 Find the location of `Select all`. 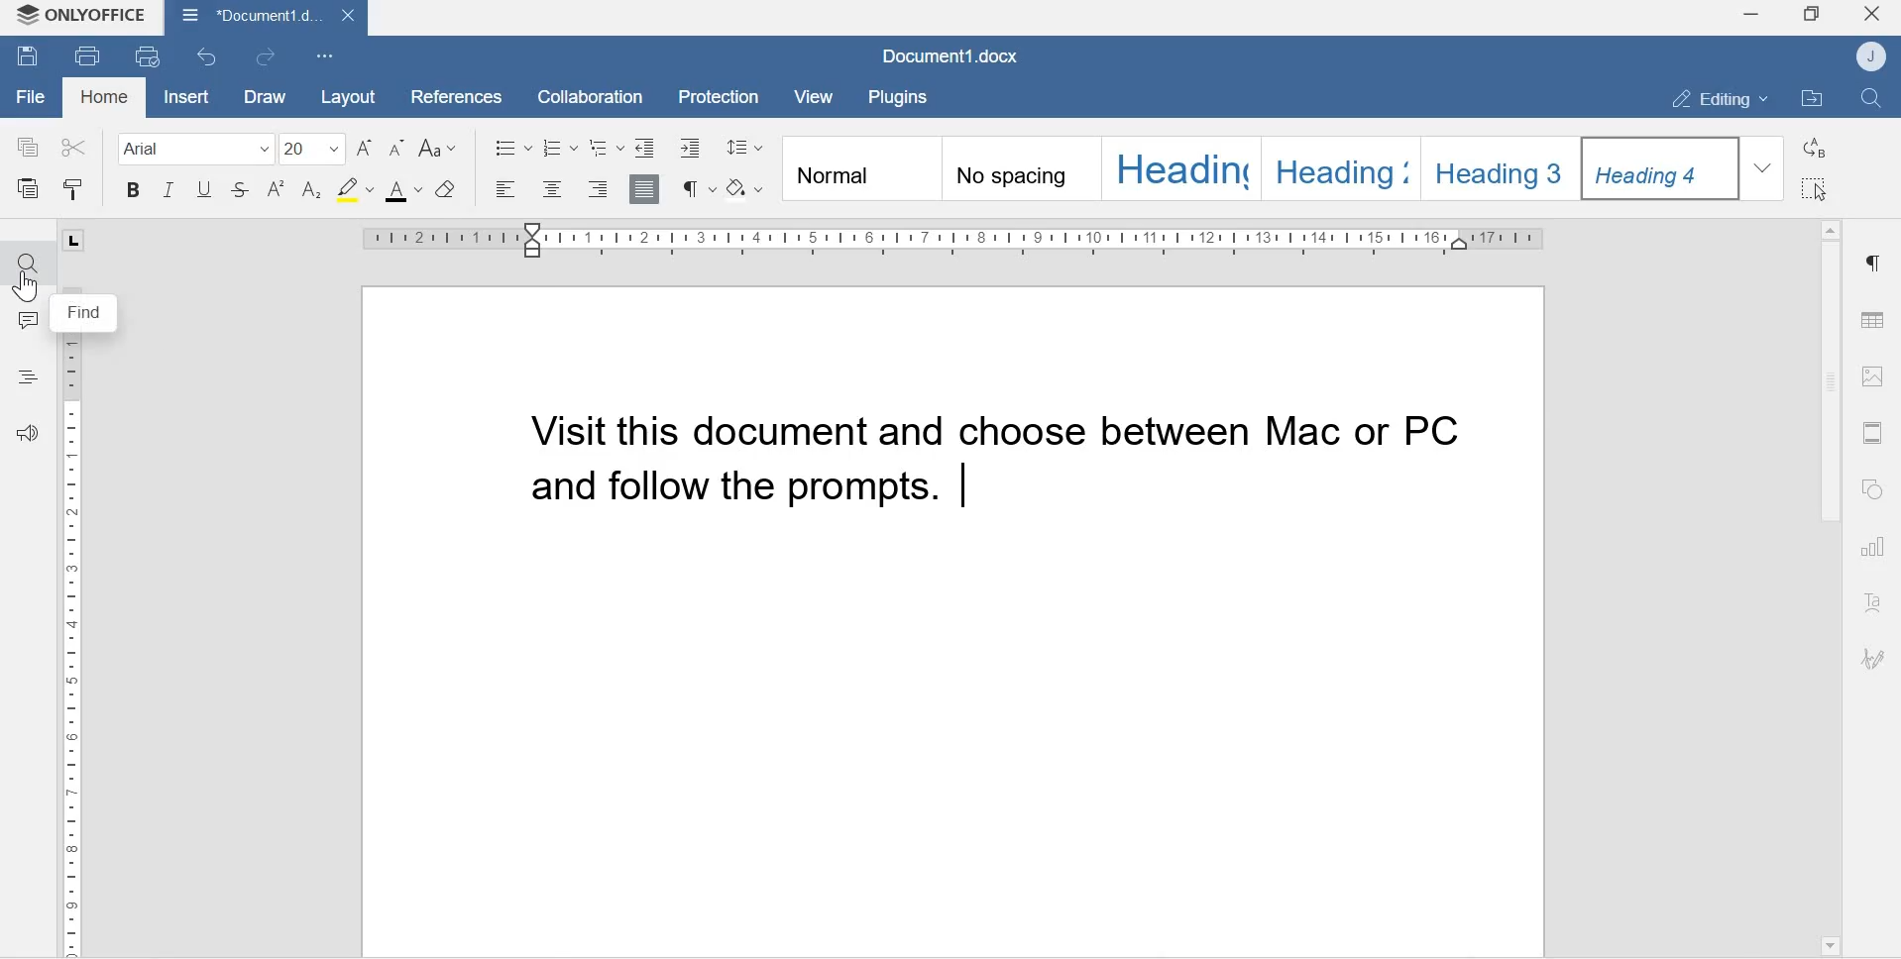

Select all is located at coordinates (1817, 189).